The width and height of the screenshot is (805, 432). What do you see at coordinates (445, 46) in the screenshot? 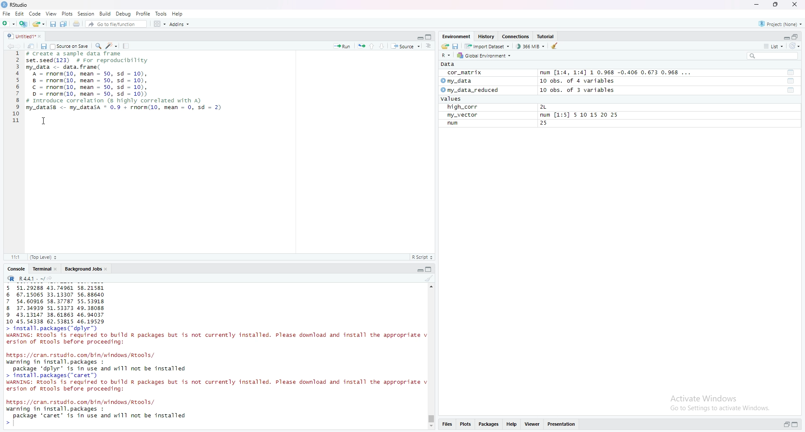
I see `share` at bounding box center [445, 46].